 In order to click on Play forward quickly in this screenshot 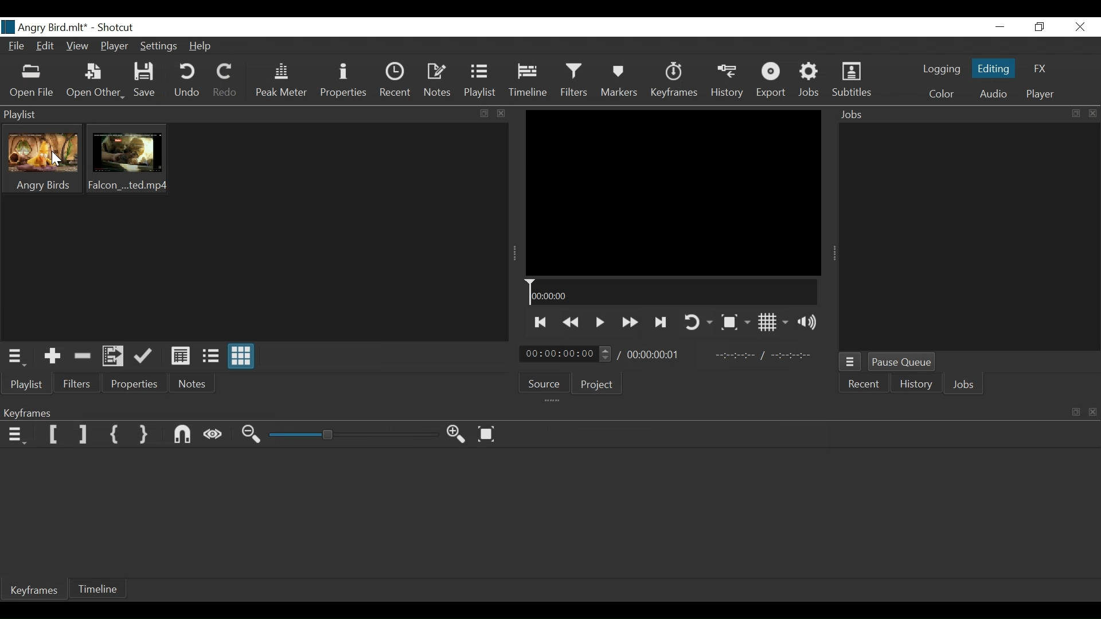, I will do `click(628, 321)`.